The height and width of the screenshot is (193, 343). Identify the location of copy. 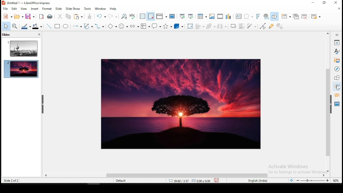
(67, 17).